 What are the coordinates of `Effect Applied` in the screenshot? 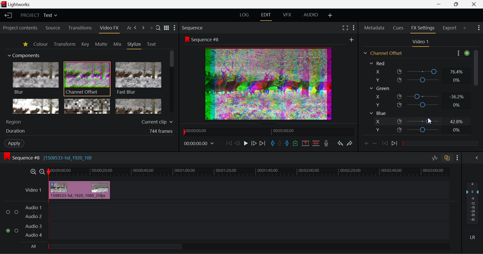 It's located at (80, 189).